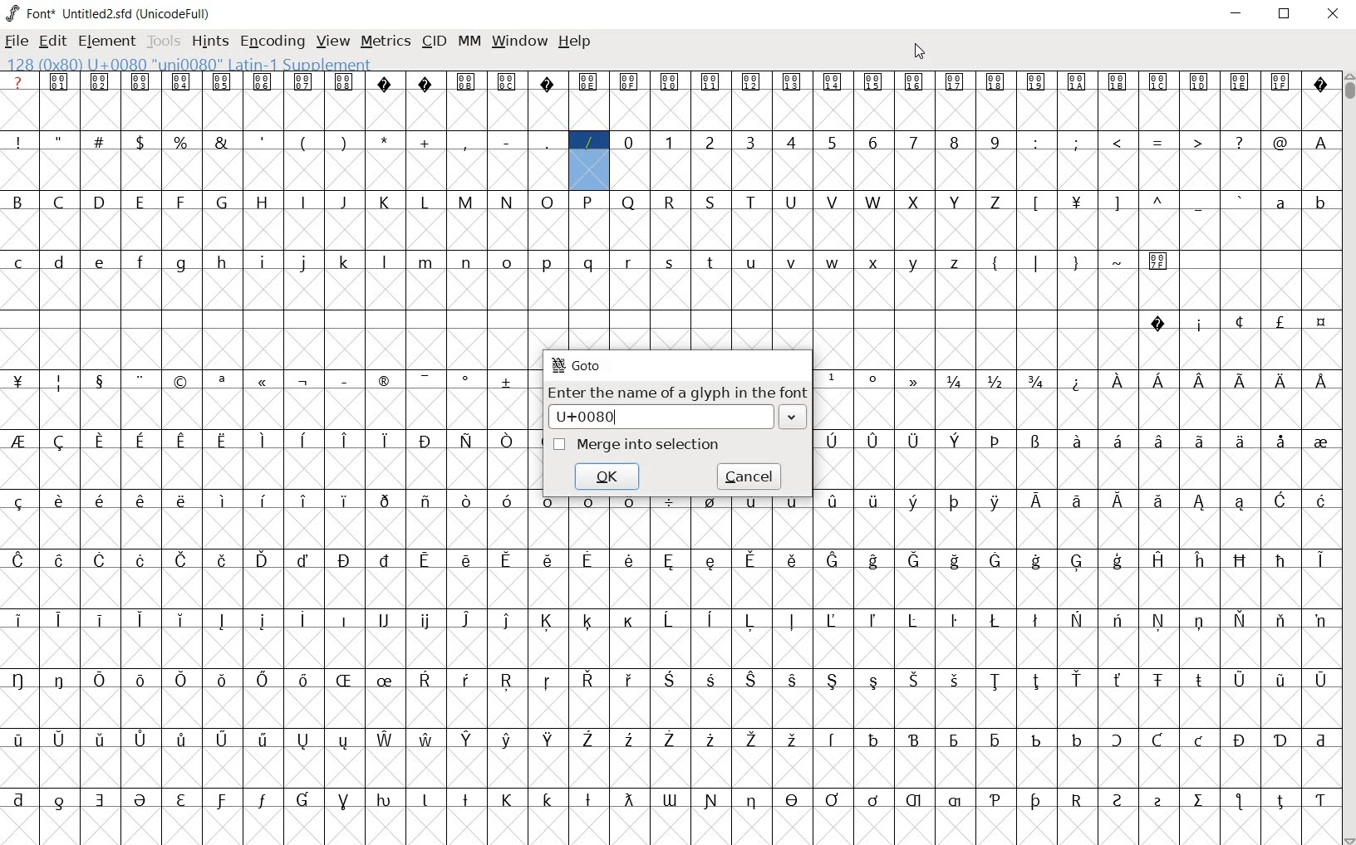 The width and height of the screenshot is (1356, 845). Describe the element at coordinates (995, 620) in the screenshot. I see `glyph` at that location.